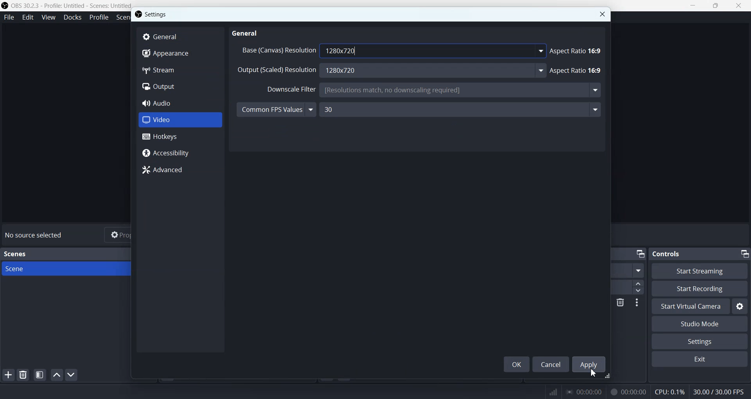  Describe the element at coordinates (179, 54) in the screenshot. I see `Appearance` at that location.